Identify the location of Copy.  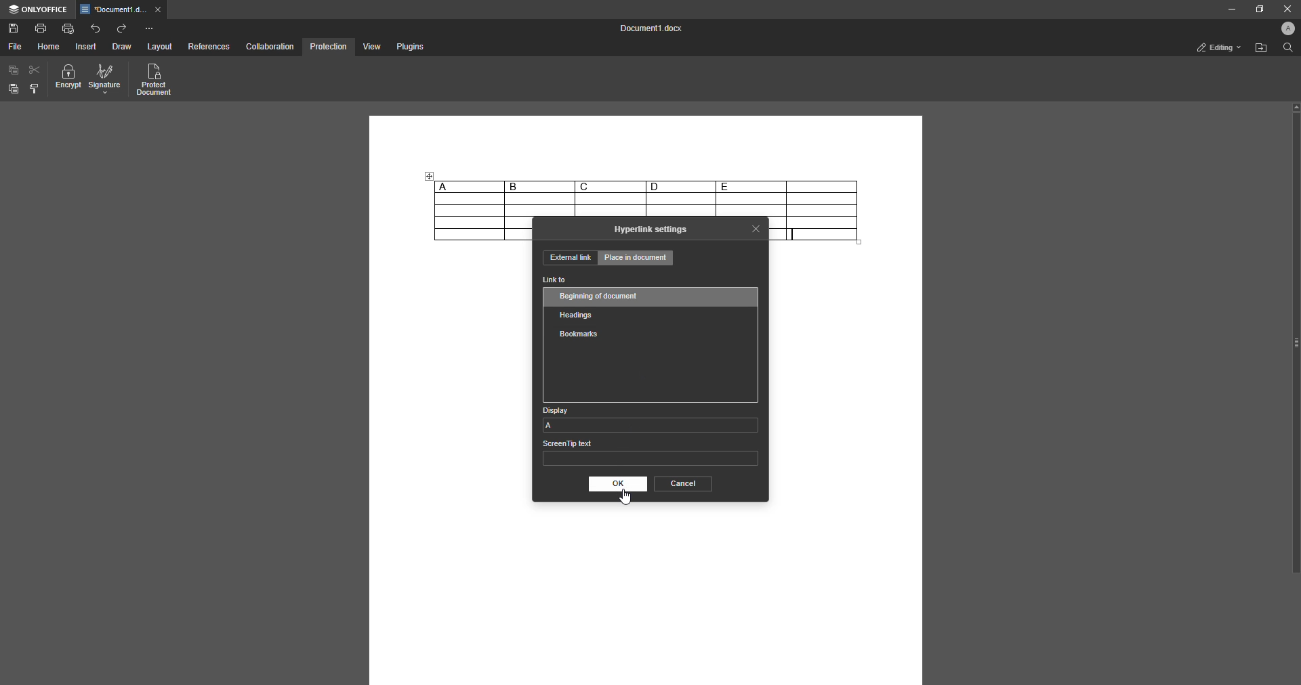
(14, 70).